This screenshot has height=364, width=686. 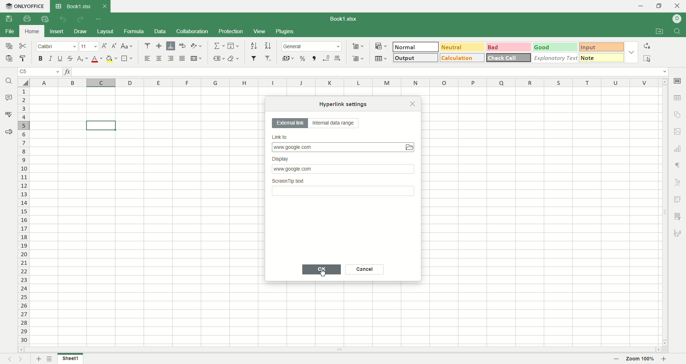 What do you see at coordinates (344, 83) in the screenshot?
I see `column` at bounding box center [344, 83].